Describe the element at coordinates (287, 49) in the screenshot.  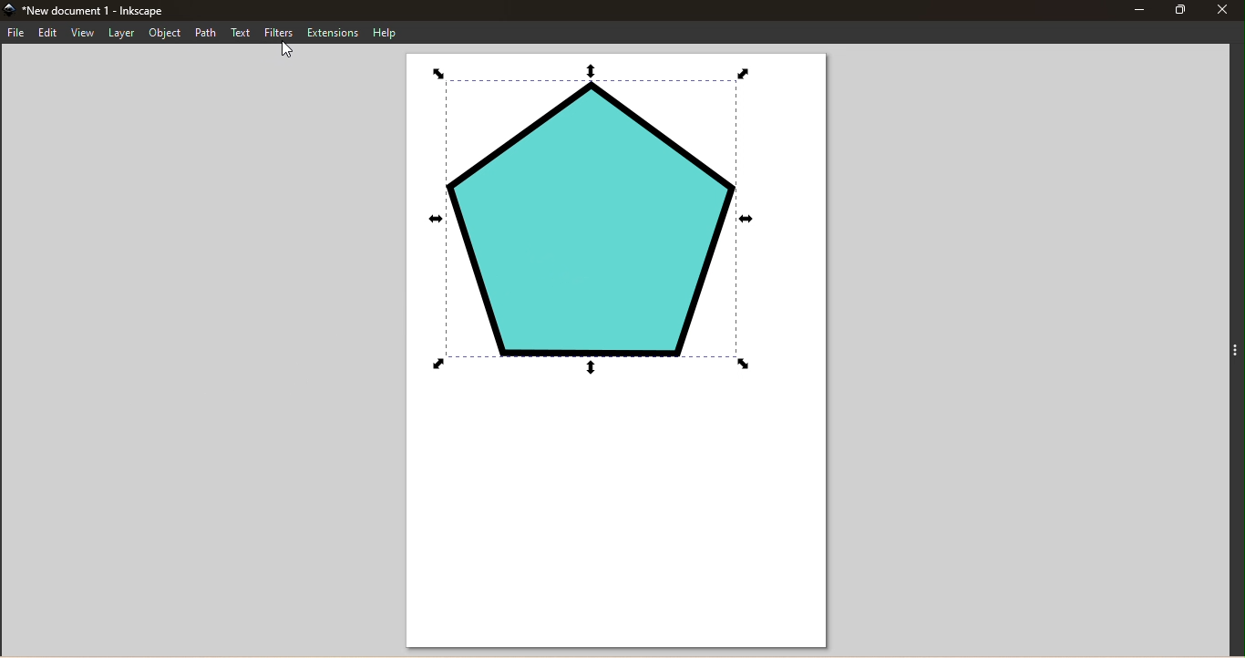
I see `cursor` at that location.